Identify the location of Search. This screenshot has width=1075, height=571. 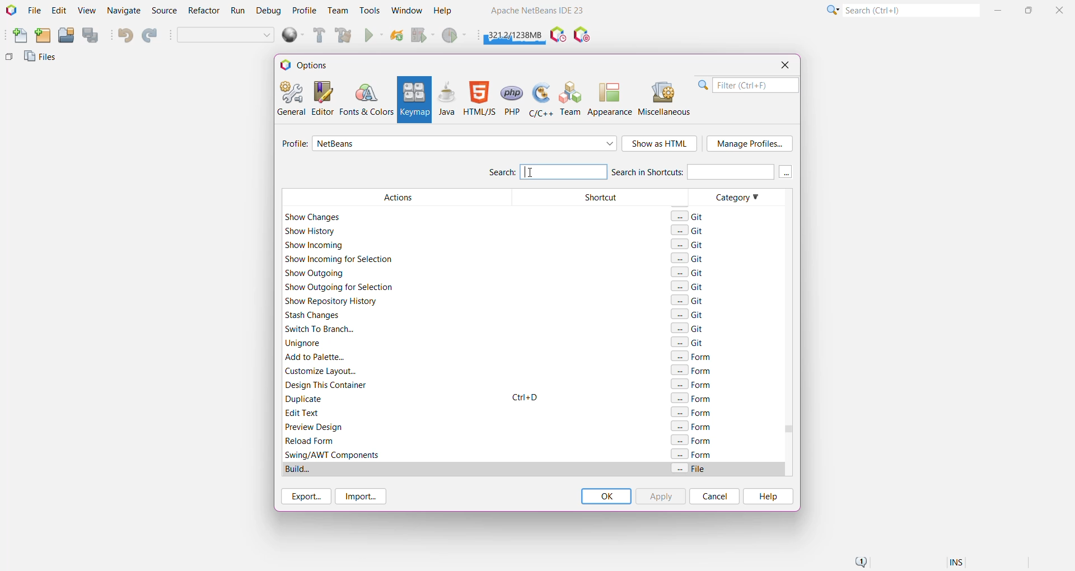
(546, 171).